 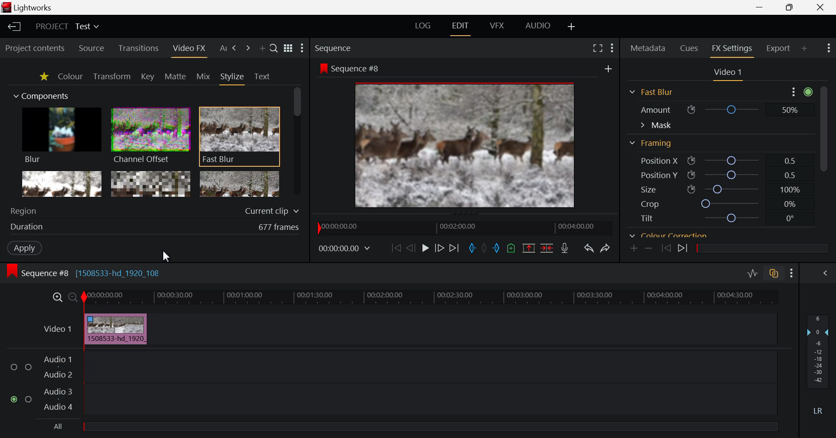 I want to click on Tilt, so click(x=718, y=217).